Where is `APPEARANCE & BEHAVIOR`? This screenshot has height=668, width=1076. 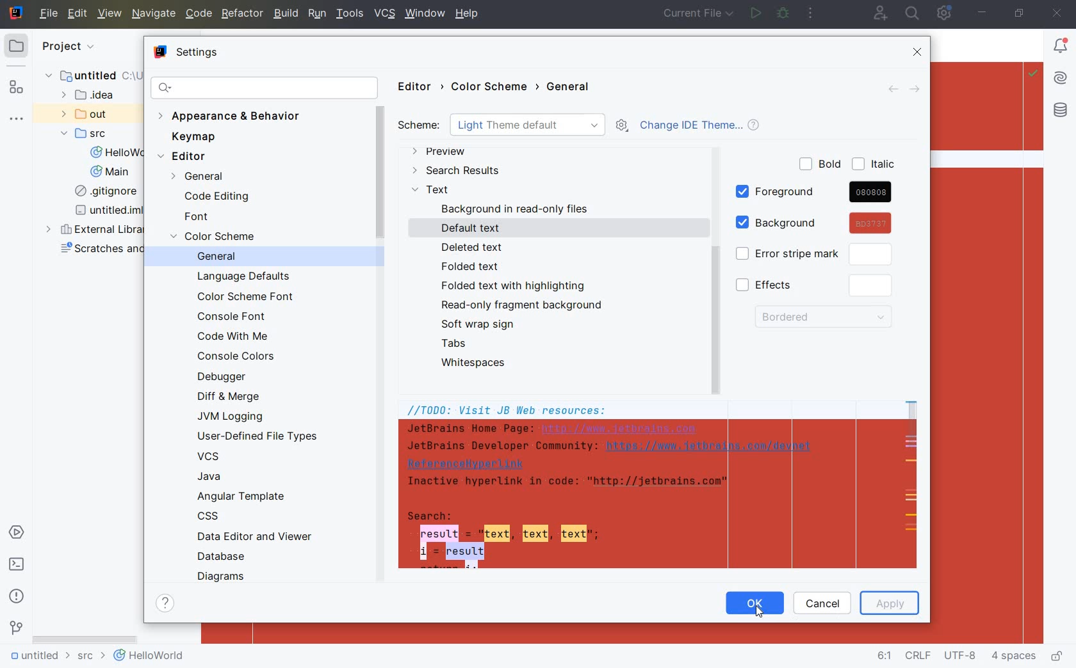
APPEARANCE & BEHAVIOR is located at coordinates (232, 117).